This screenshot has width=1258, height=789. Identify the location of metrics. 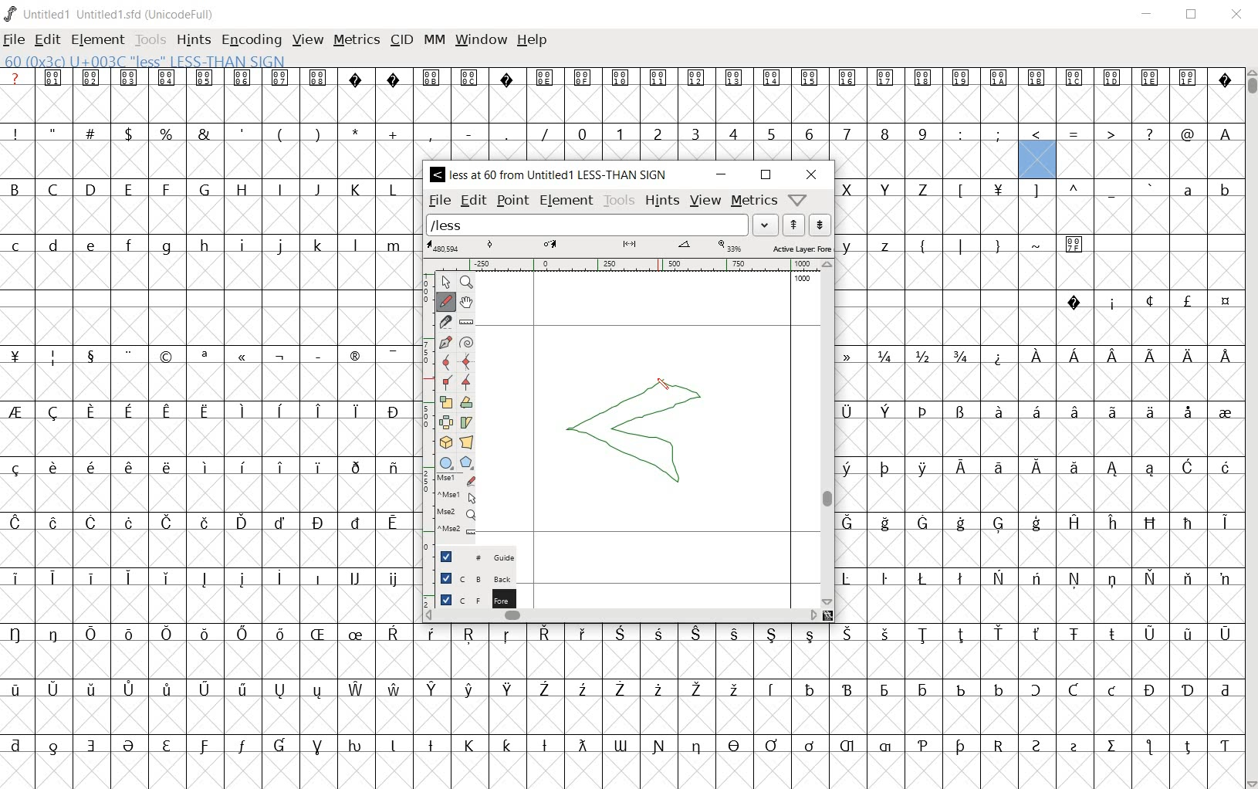
(357, 41).